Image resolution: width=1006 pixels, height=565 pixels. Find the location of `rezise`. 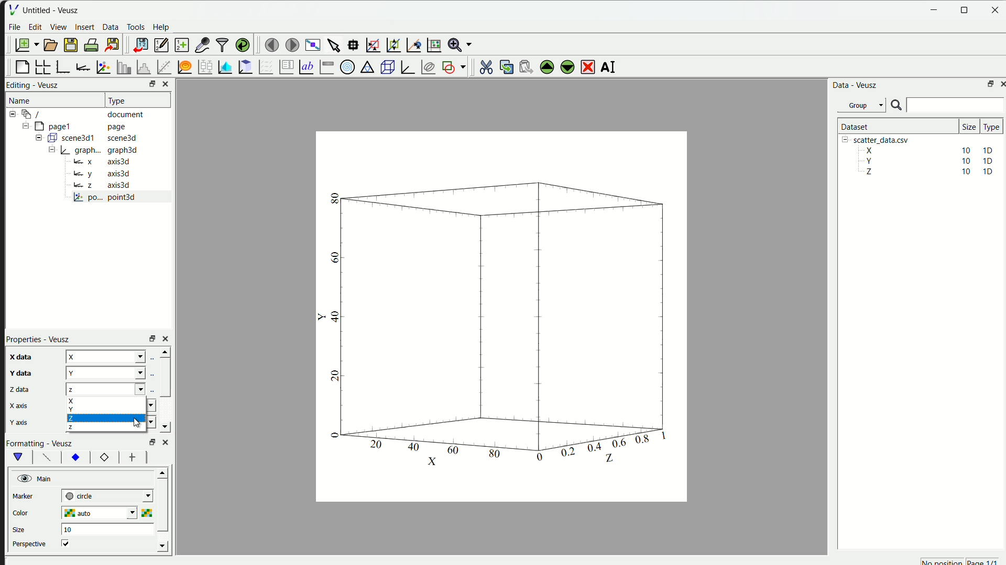

rezise is located at coordinates (150, 338).